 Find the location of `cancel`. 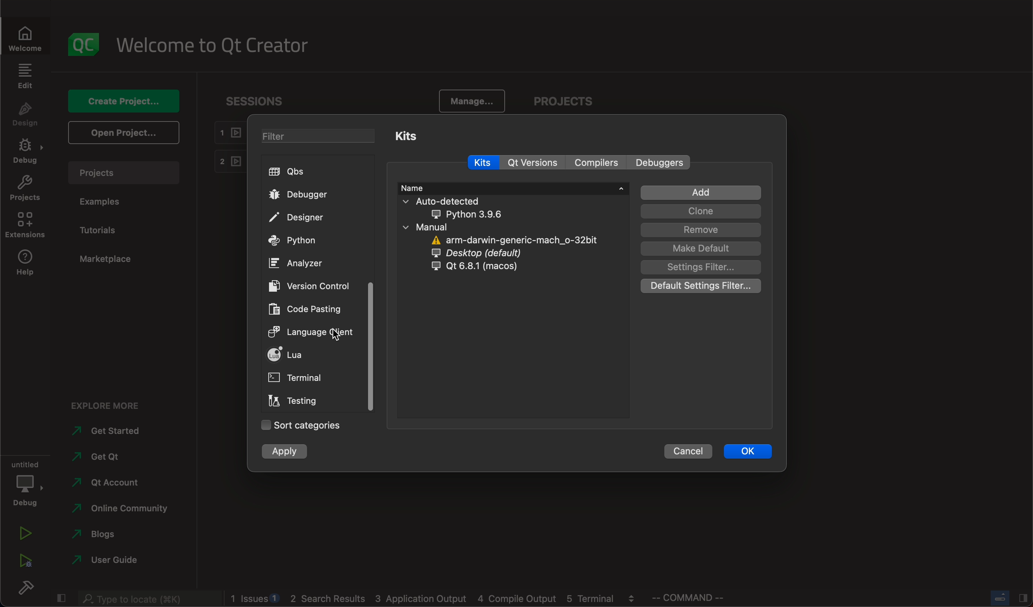

cancel is located at coordinates (688, 451).